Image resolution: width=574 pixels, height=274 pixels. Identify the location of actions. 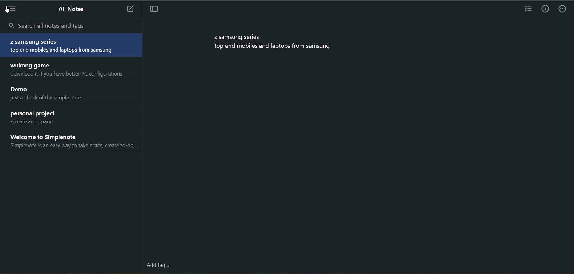
(564, 9).